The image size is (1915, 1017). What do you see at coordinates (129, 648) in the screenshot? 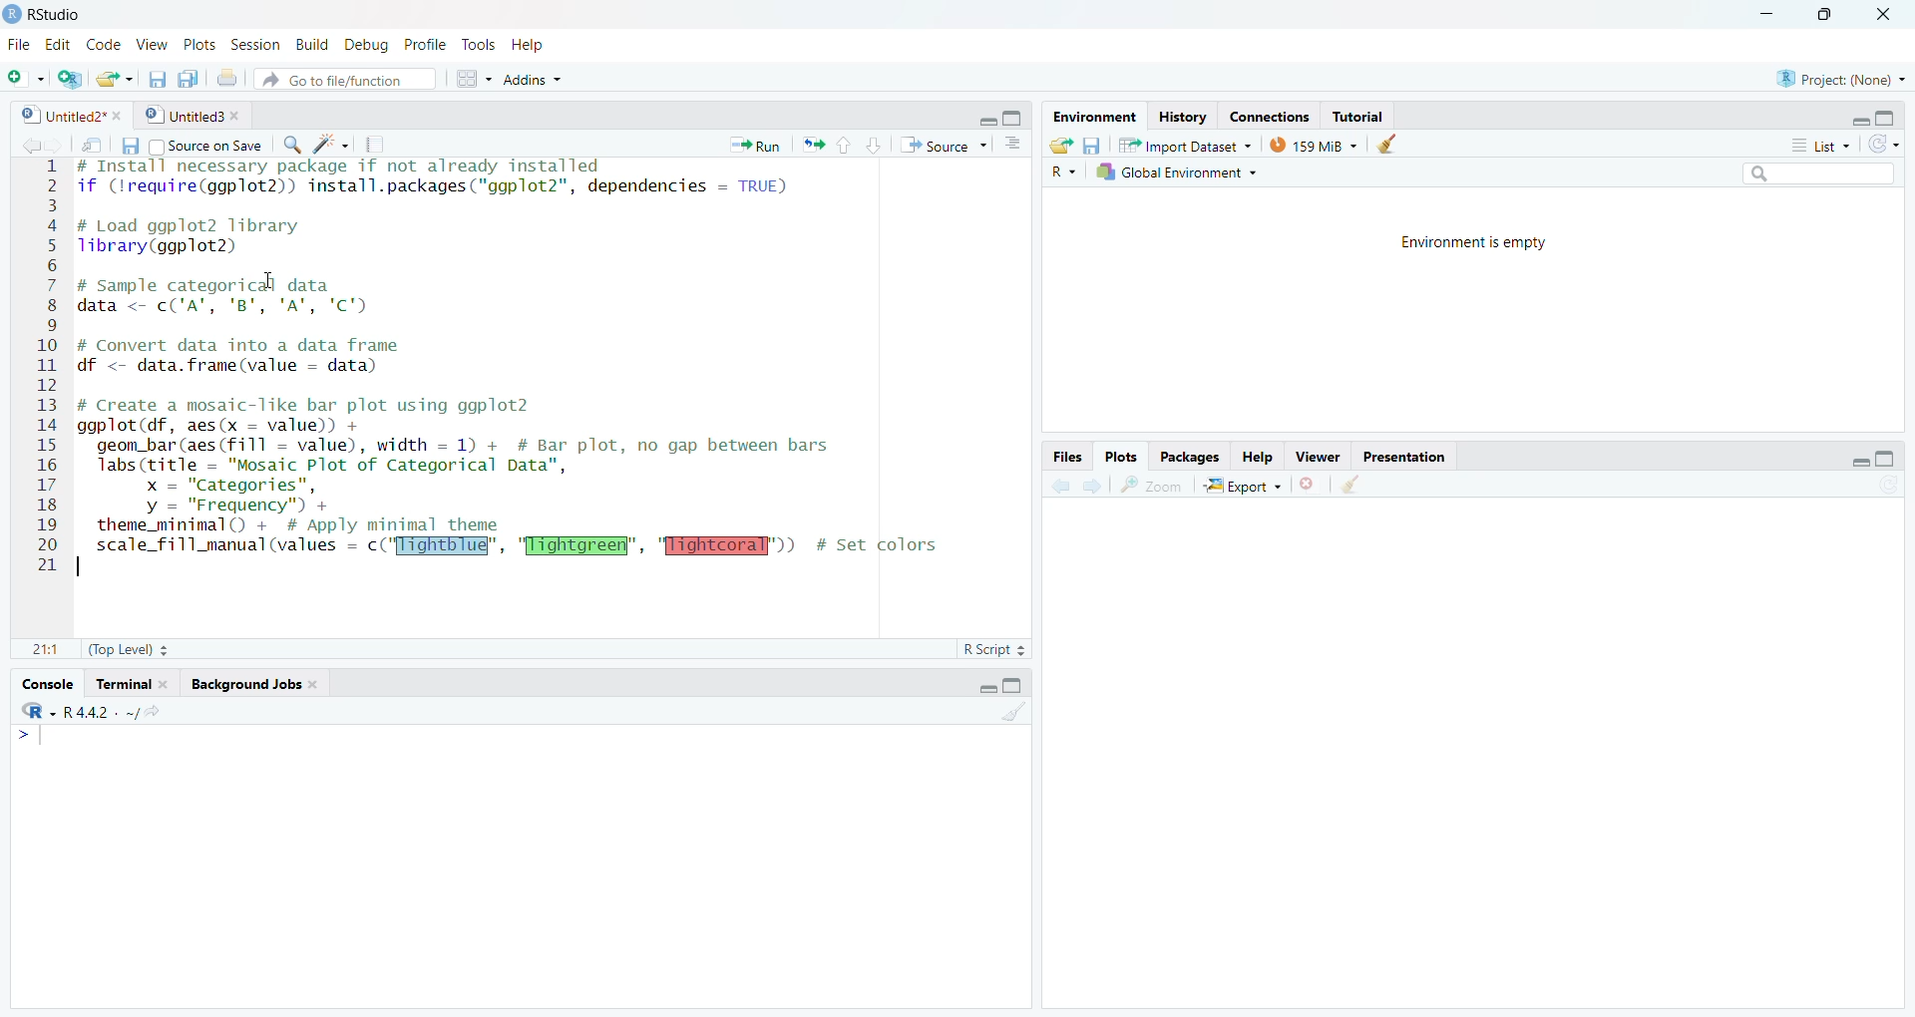
I see `Top Level` at bounding box center [129, 648].